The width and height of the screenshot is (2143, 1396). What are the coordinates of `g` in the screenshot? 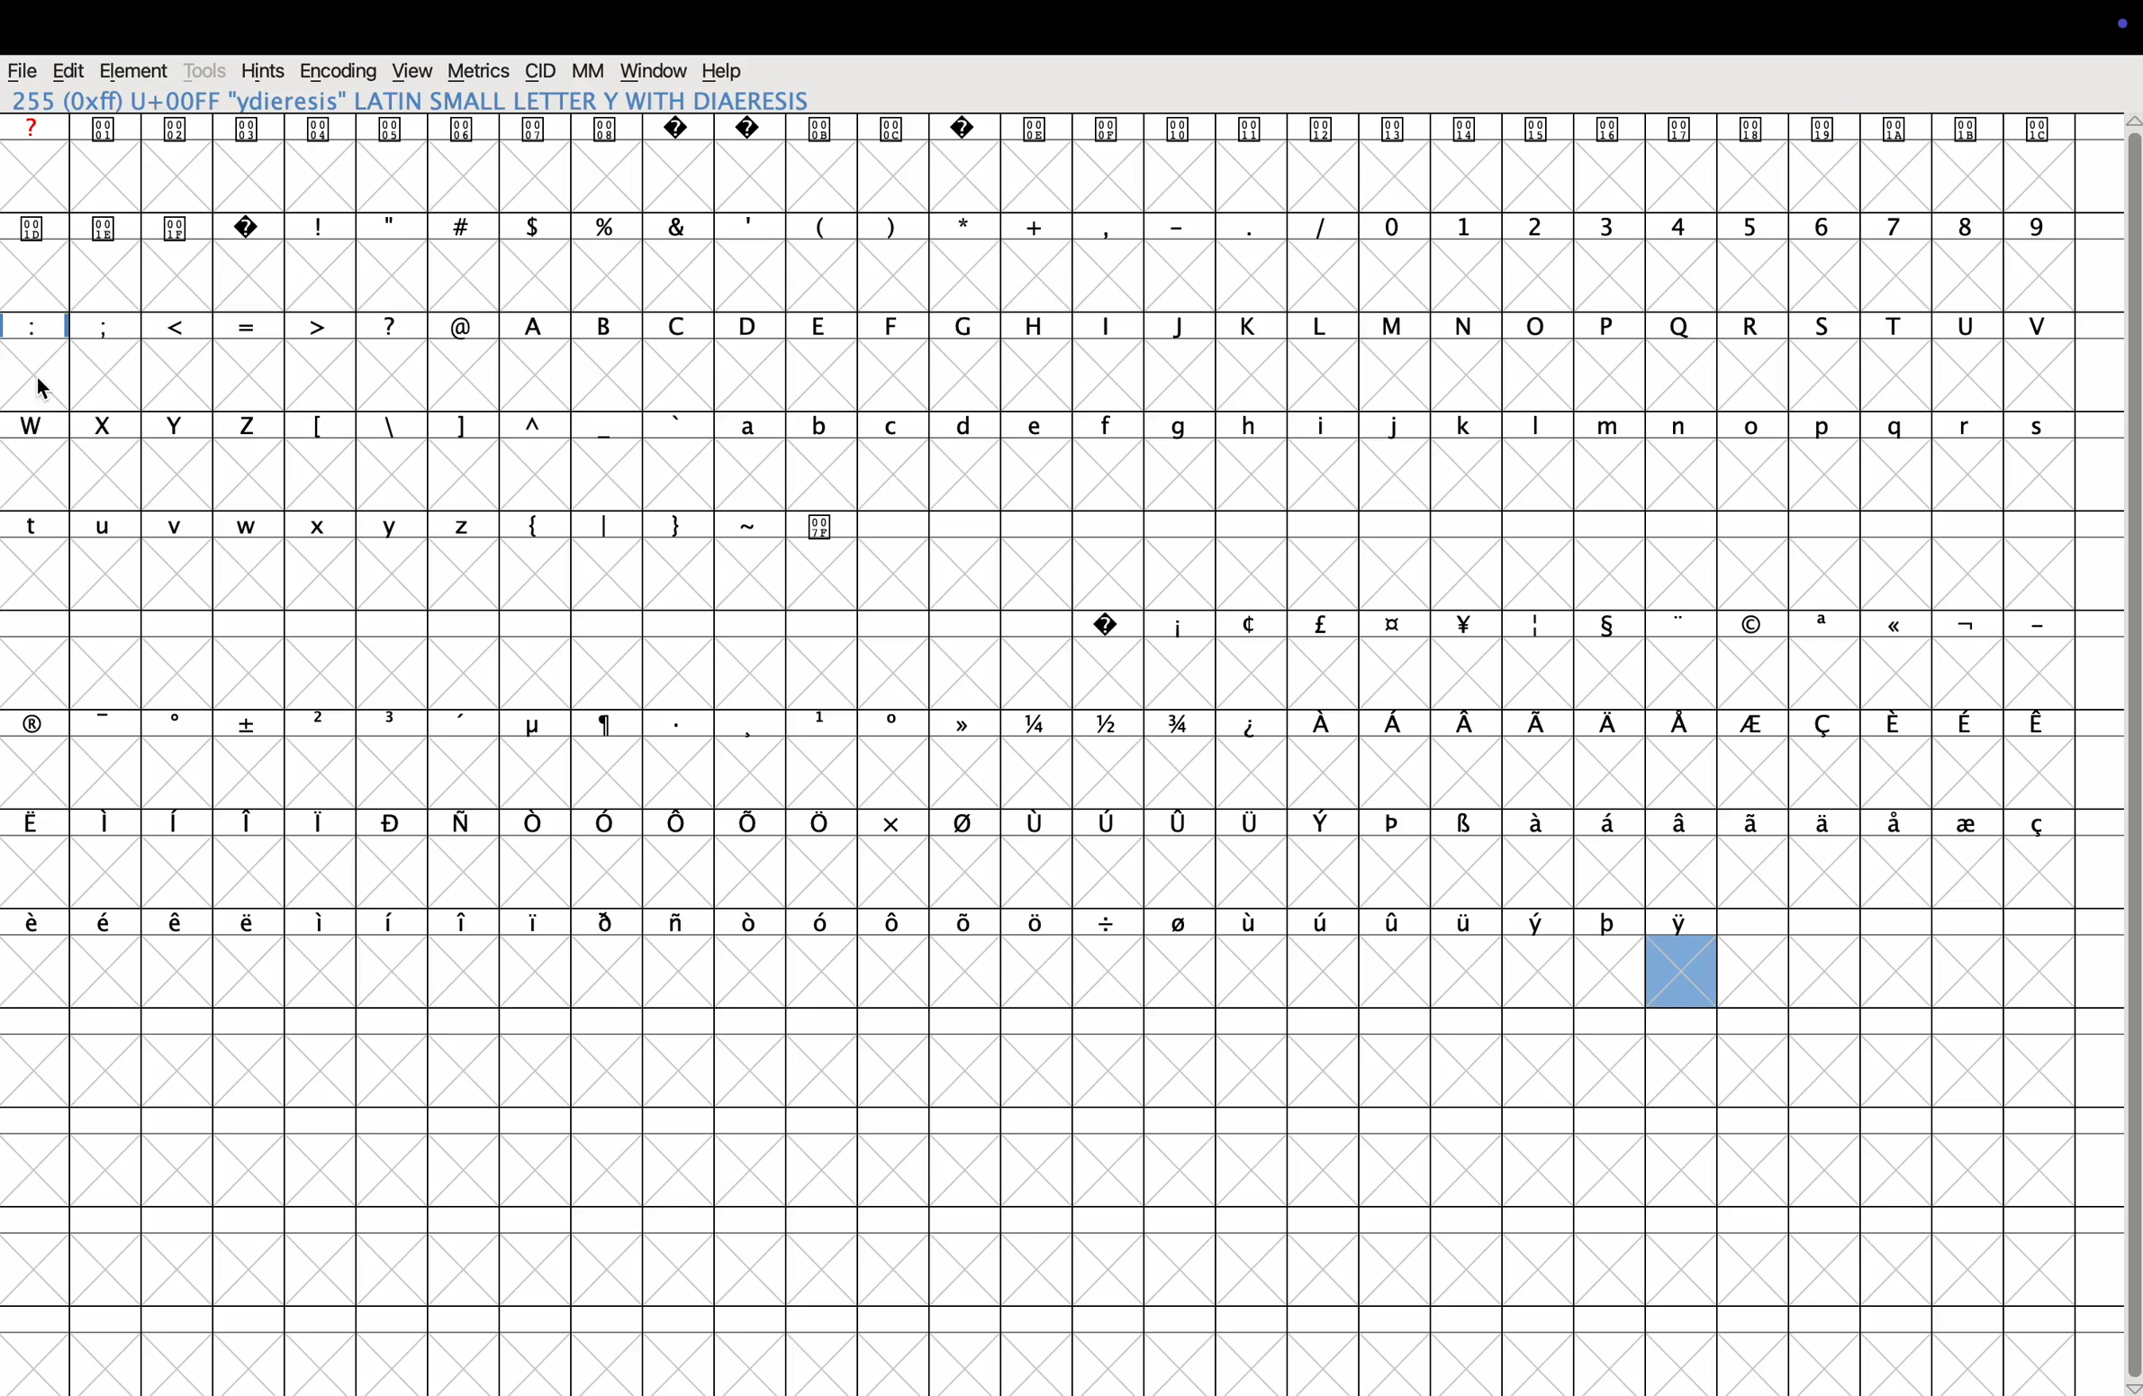 It's located at (1175, 462).